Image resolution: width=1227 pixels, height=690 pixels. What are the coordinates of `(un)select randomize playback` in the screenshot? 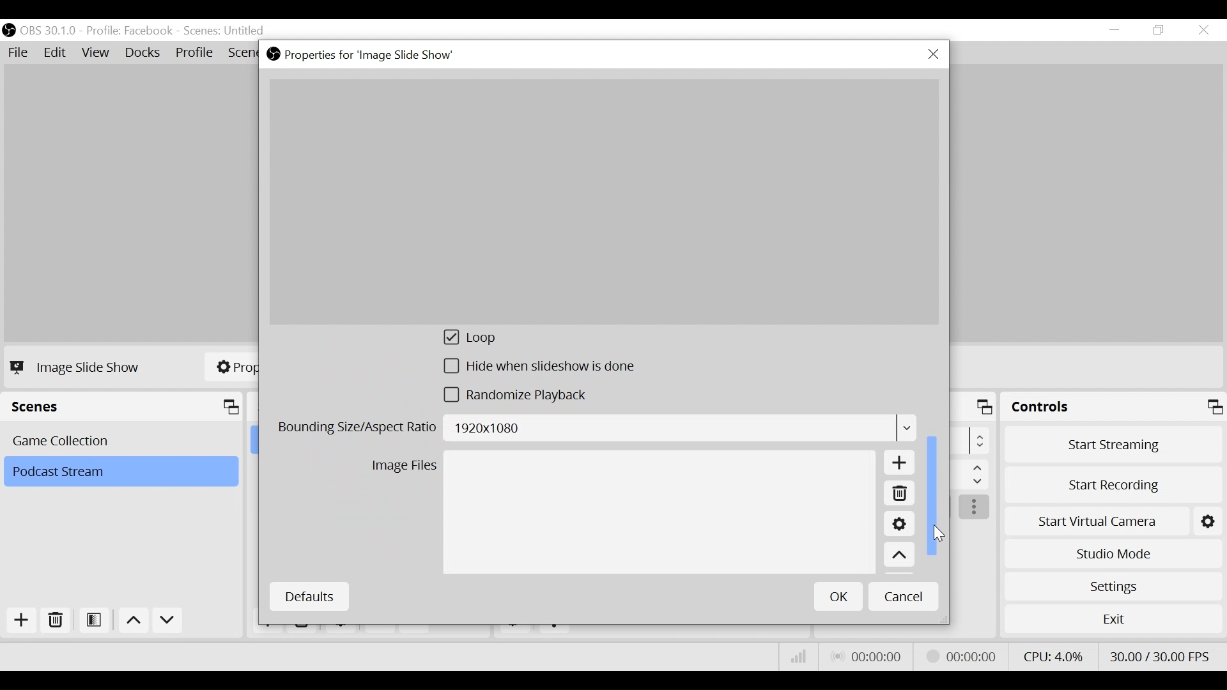 It's located at (522, 396).